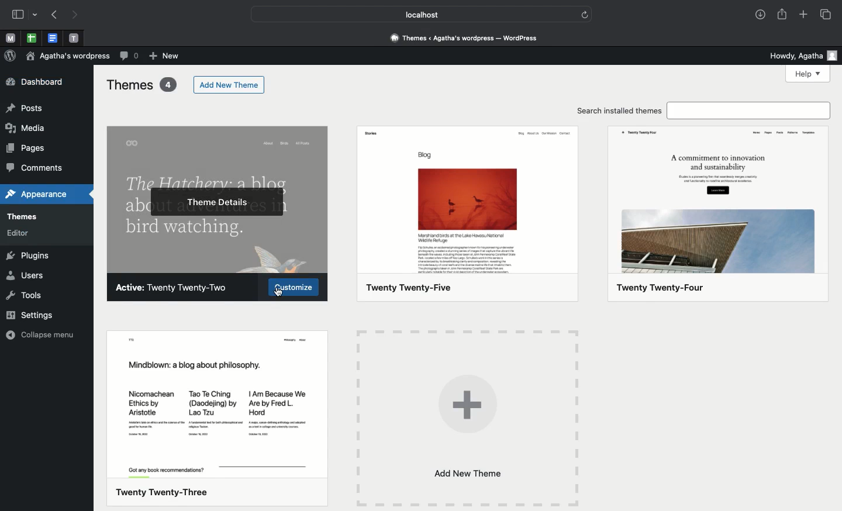  Describe the element at coordinates (802, 55) in the screenshot. I see `Howdy user` at that location.